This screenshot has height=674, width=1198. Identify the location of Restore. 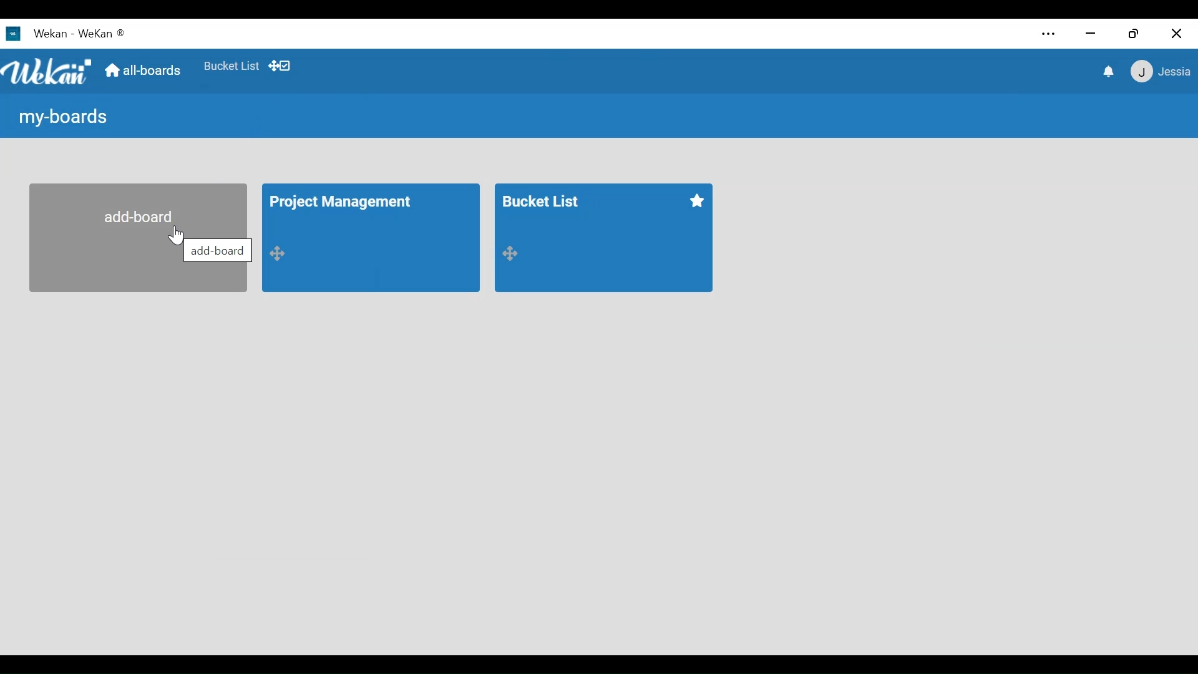
(1134, 33).